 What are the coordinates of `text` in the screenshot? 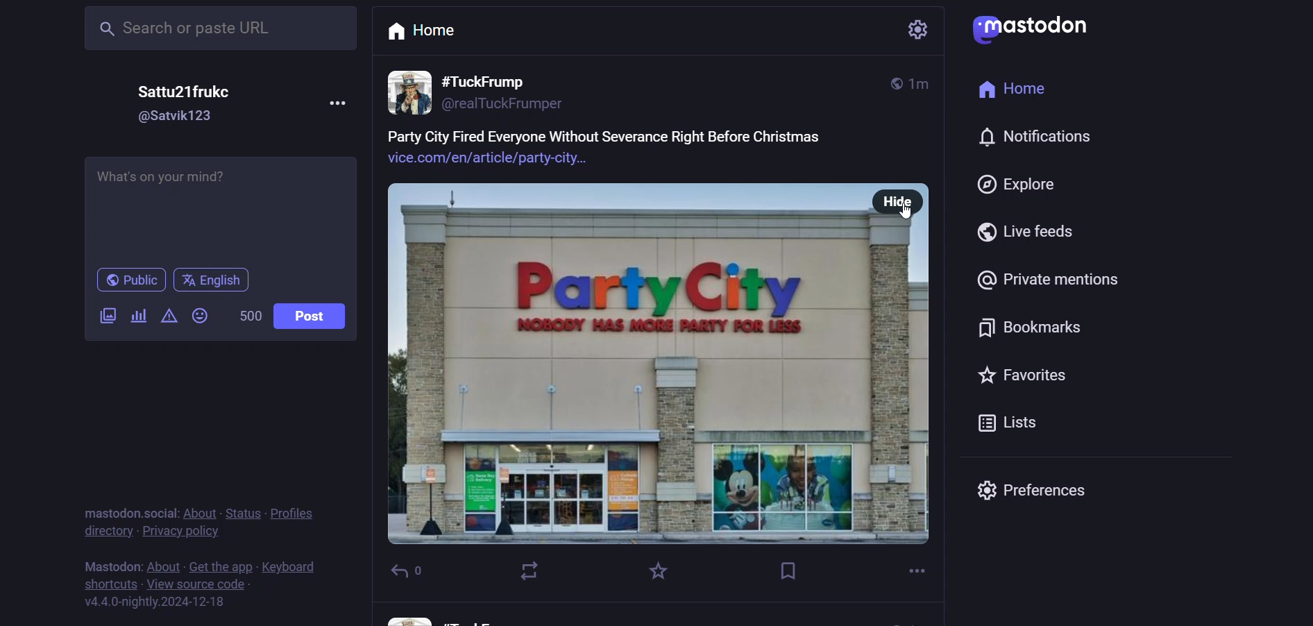 It's located at (125, 508).